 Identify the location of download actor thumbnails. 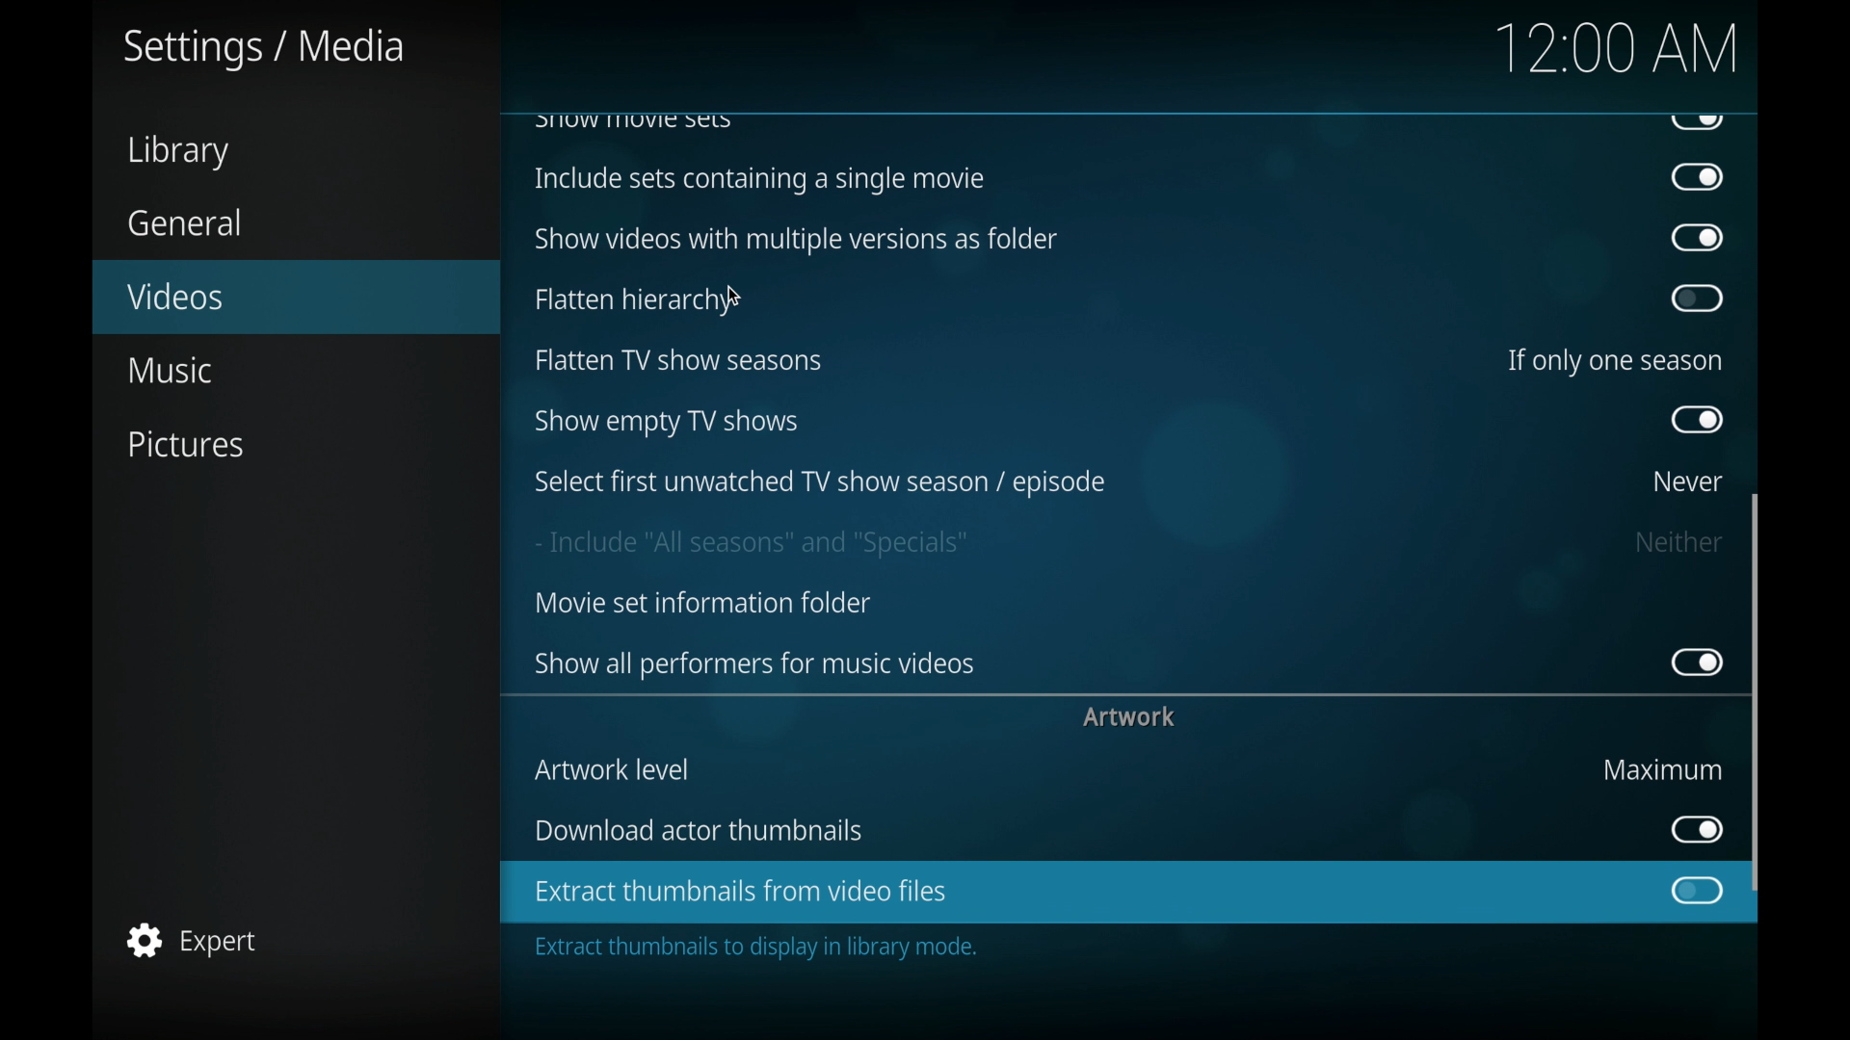
(699, 830).